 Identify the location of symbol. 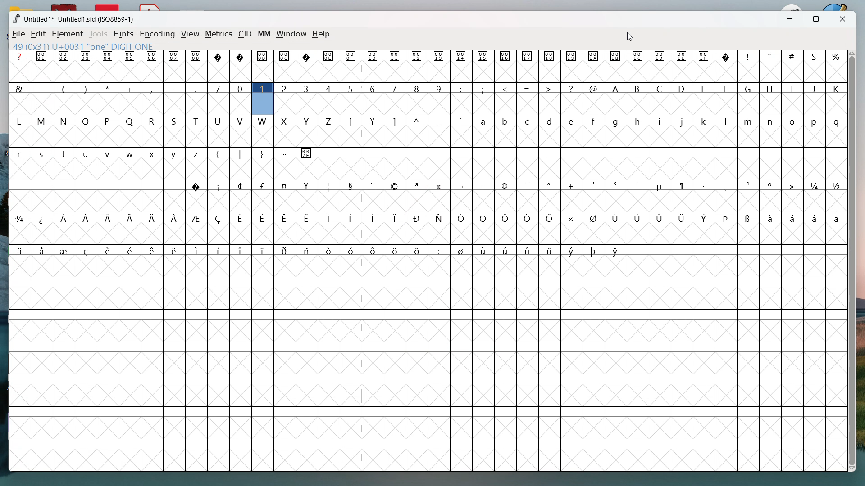
(440, 185).